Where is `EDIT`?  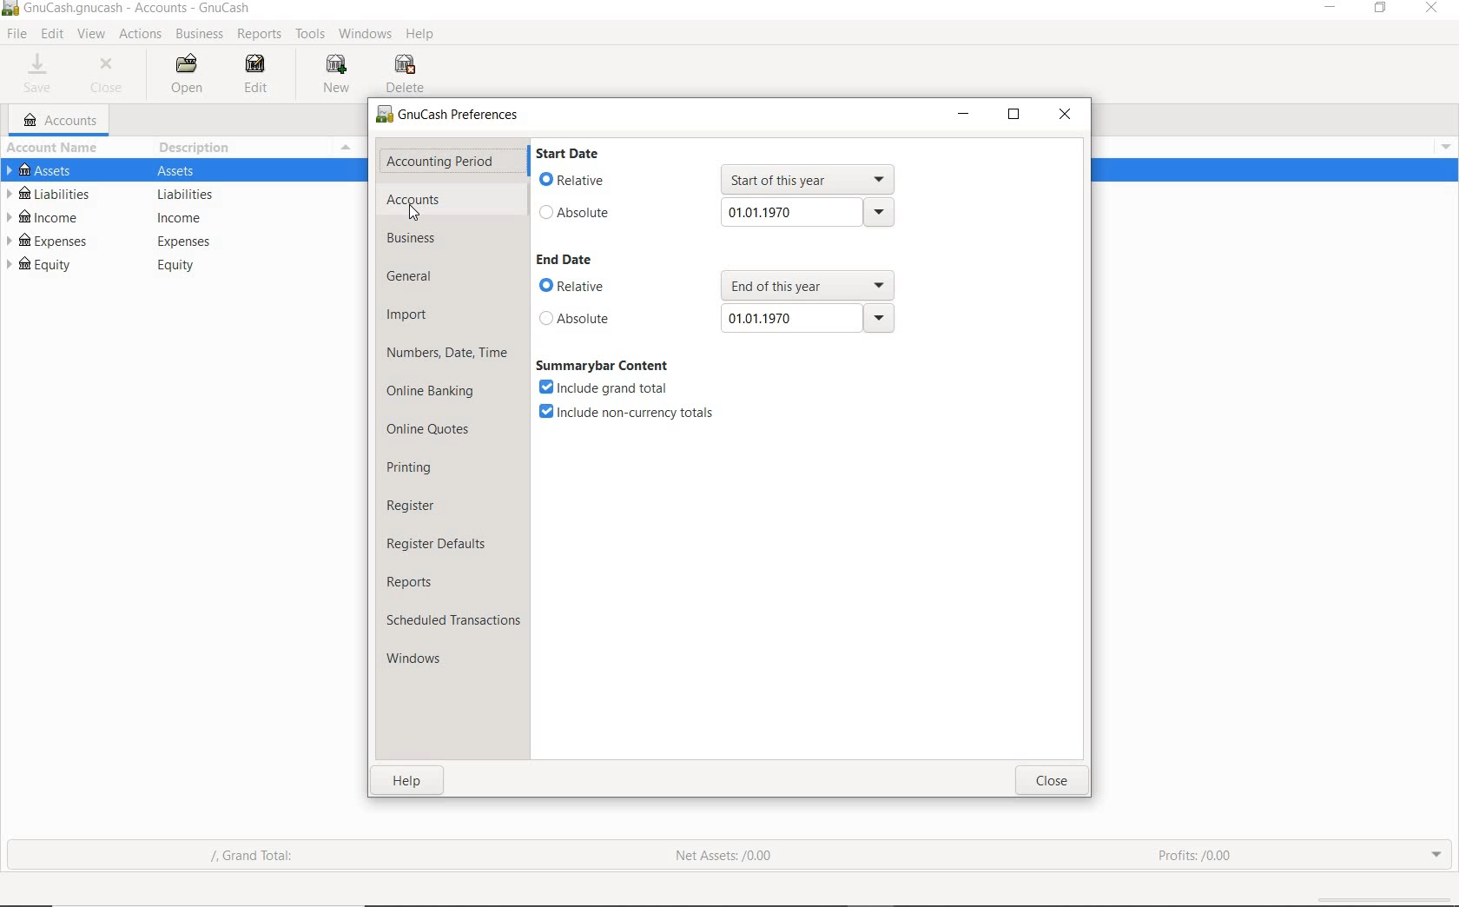
EDIT is located at coordinates (51, 34).